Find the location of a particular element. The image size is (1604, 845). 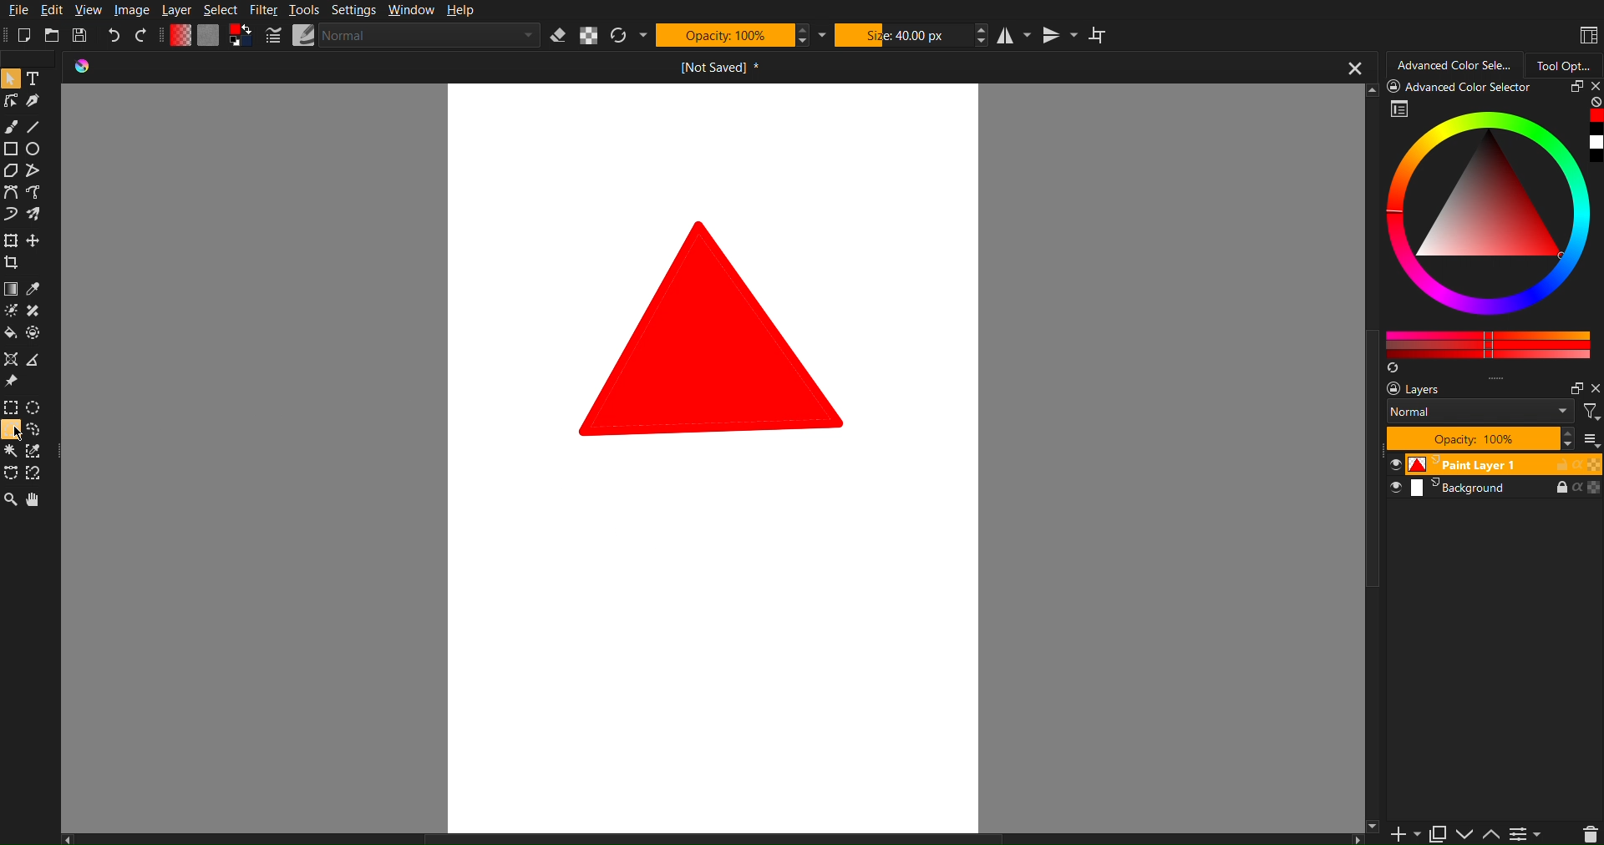

Menu is located at coordinates (1525, 833).